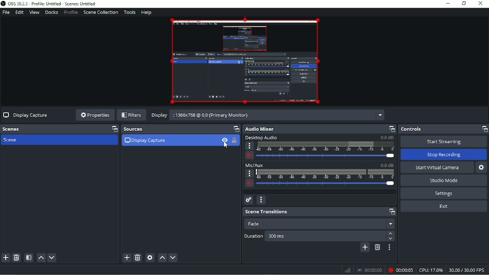  Describe the element at coordinates (182, 129) in the screenshot. I see `Sources` at that location.